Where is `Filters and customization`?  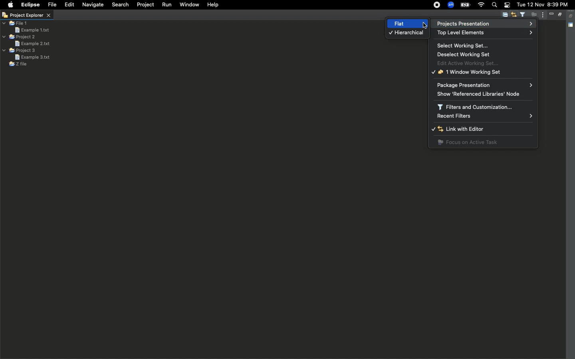
Filters and customization is located at coordinates (478, 107).